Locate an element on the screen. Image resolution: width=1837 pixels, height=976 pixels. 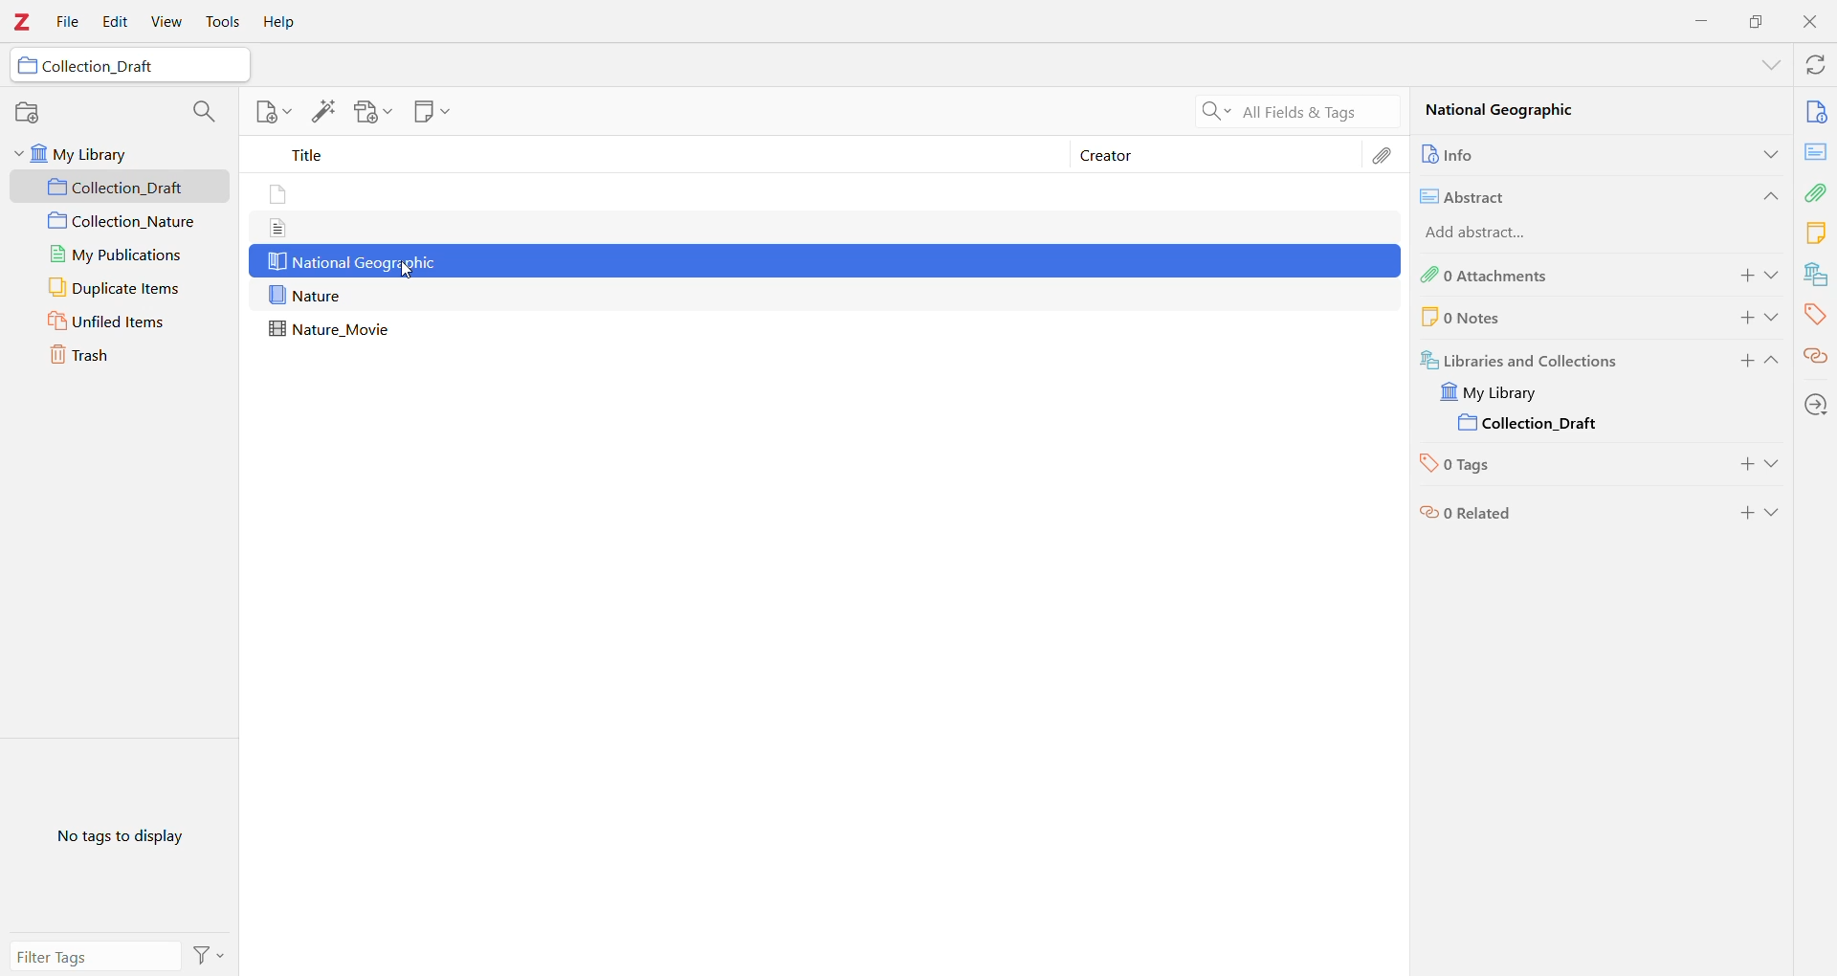
Expand Section is located at coordinates (1775, 513).